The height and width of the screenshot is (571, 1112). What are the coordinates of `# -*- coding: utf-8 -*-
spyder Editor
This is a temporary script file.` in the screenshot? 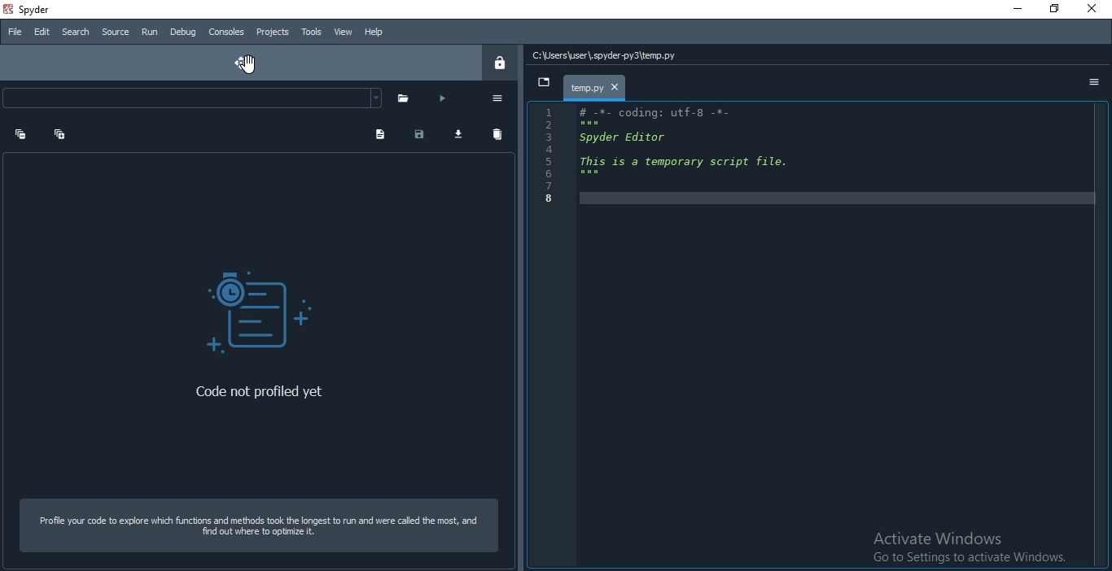 It's located at (698, 144).